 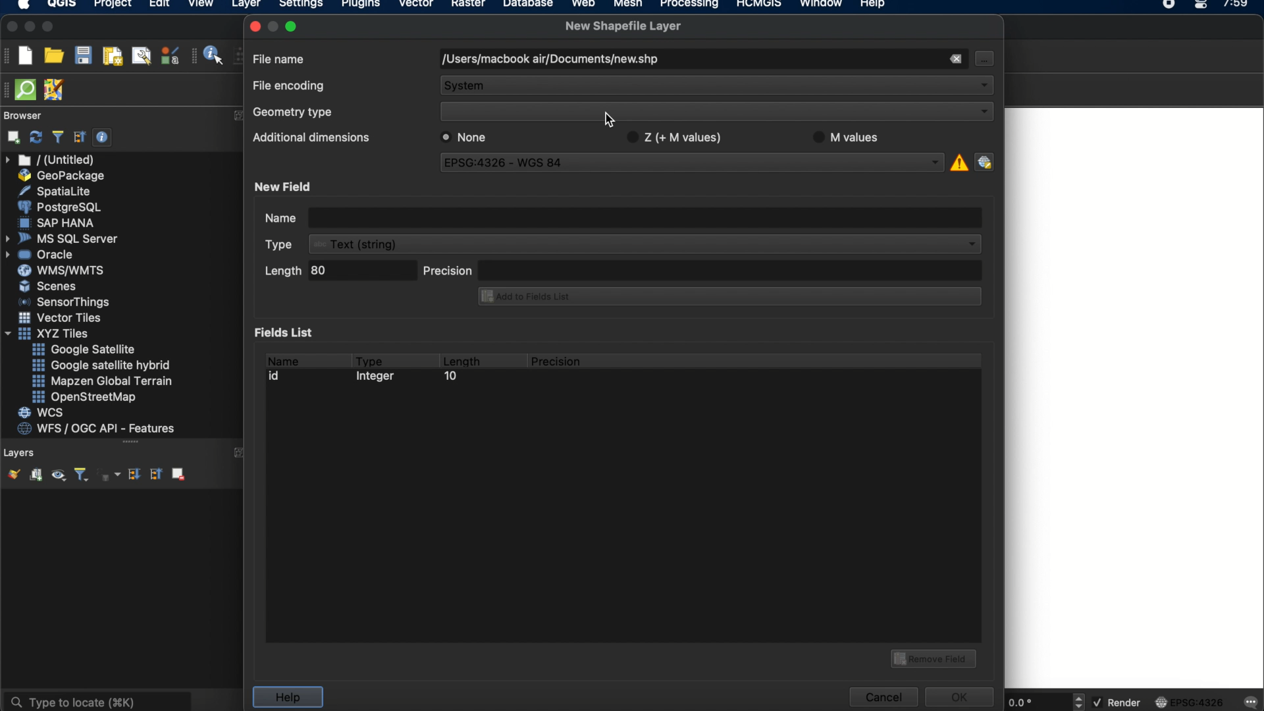 I want to click on time, so click(x=1237, y=8).